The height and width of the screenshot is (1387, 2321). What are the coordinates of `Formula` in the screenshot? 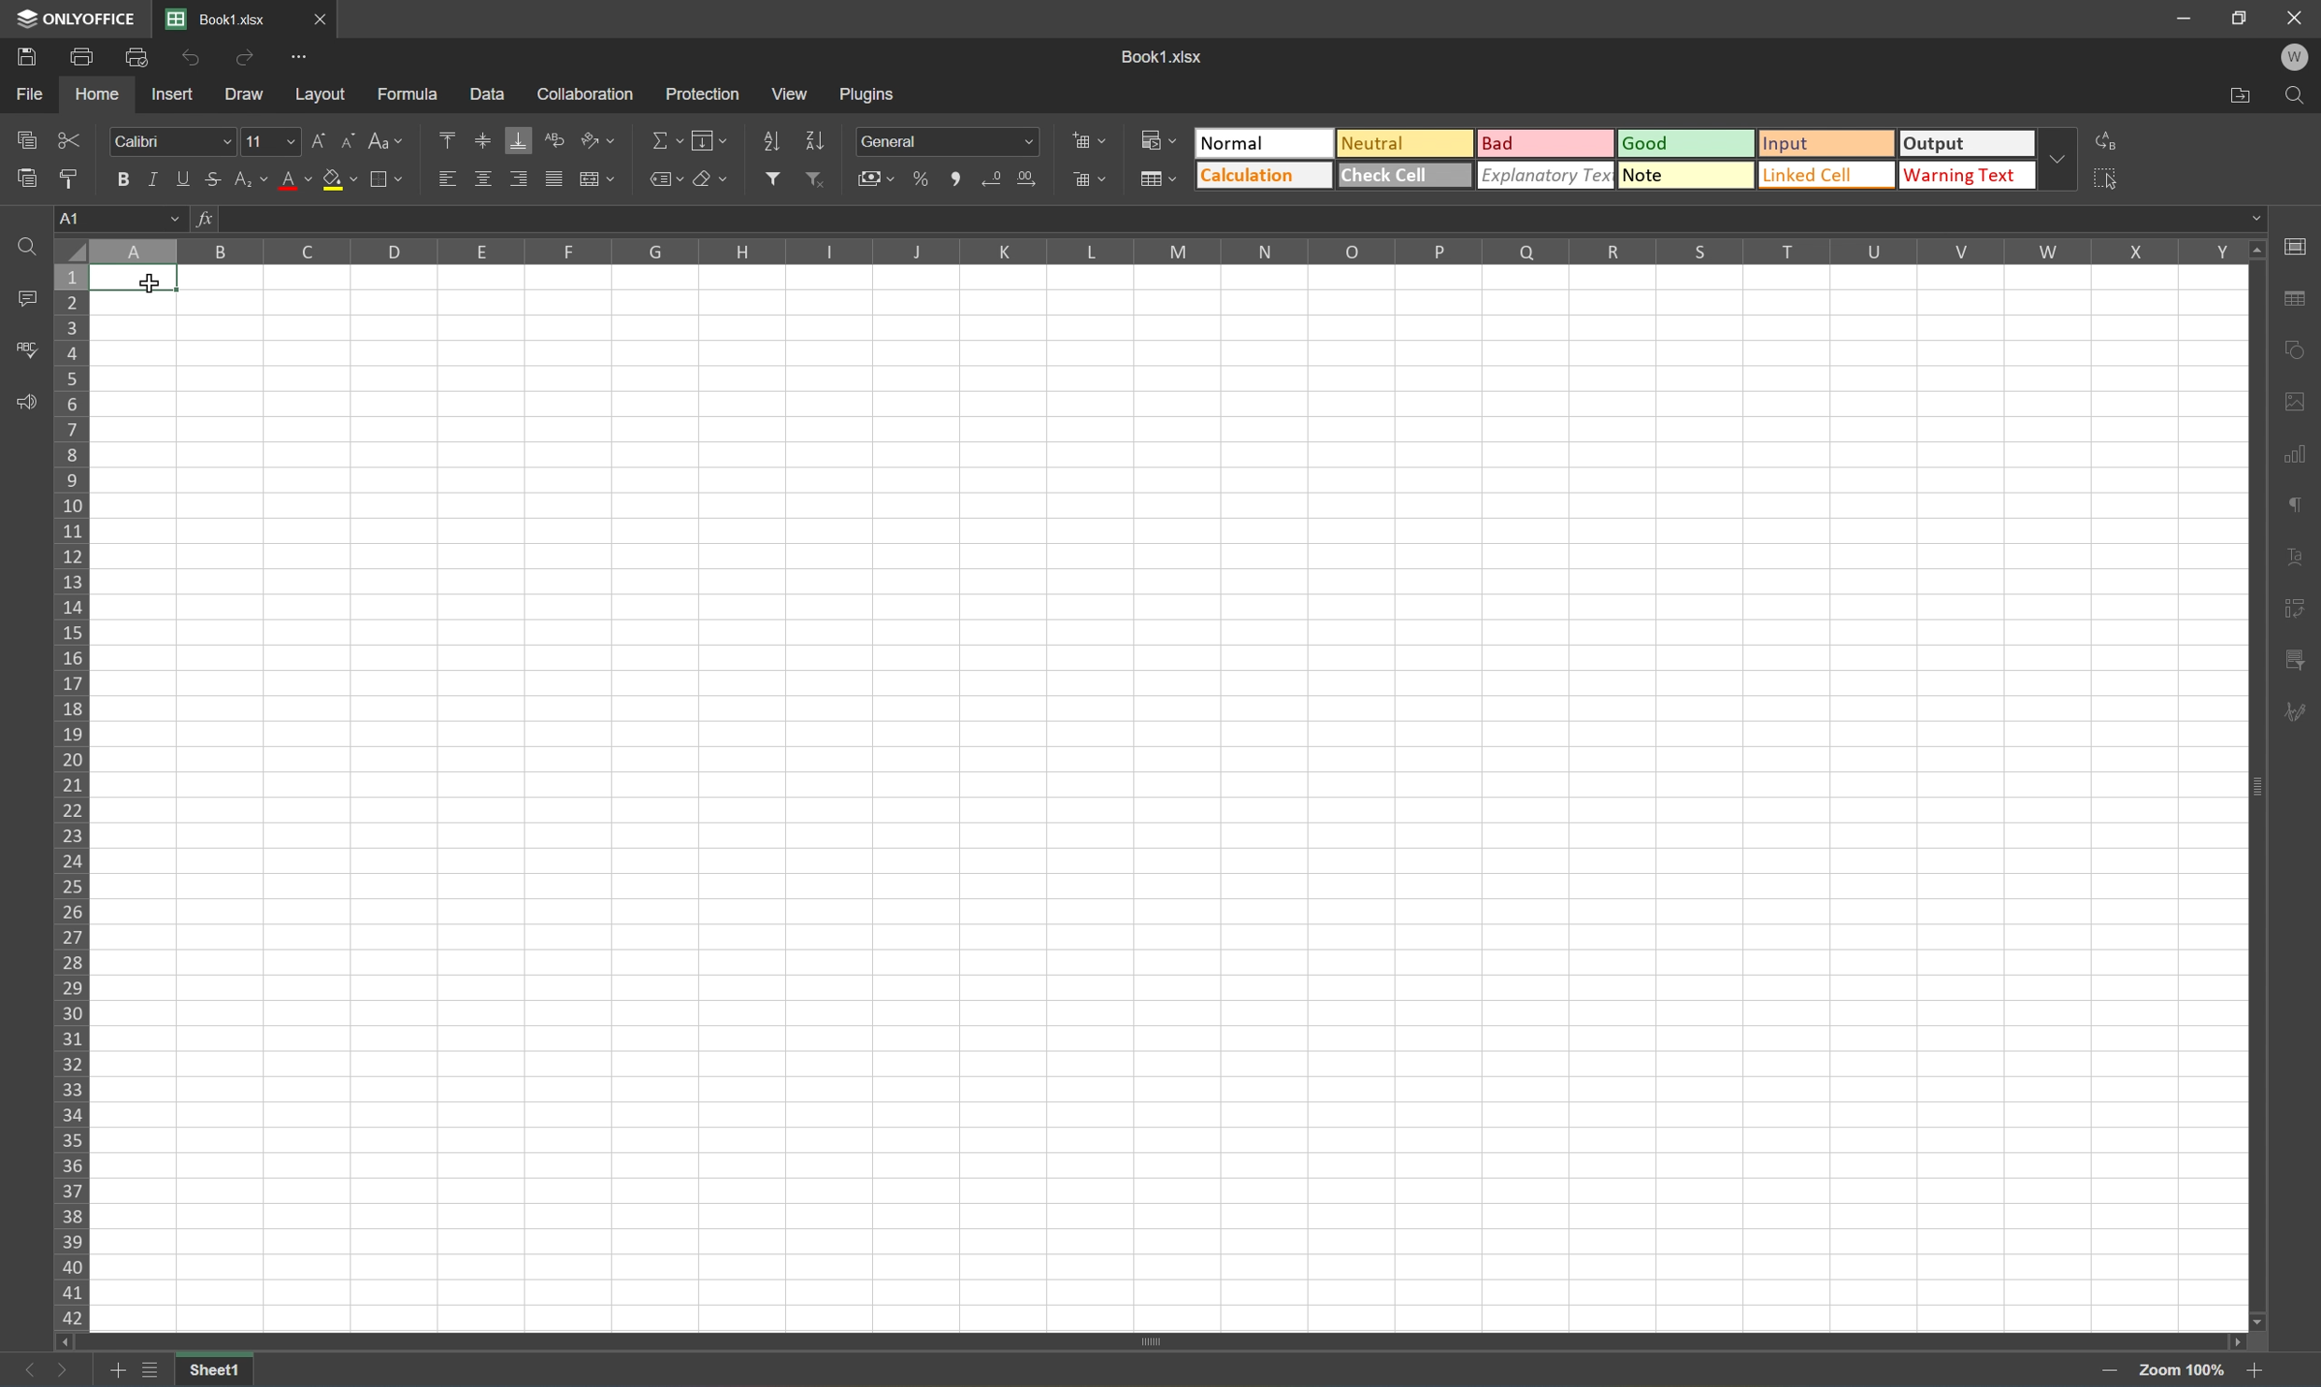 It's located at (414, 93).